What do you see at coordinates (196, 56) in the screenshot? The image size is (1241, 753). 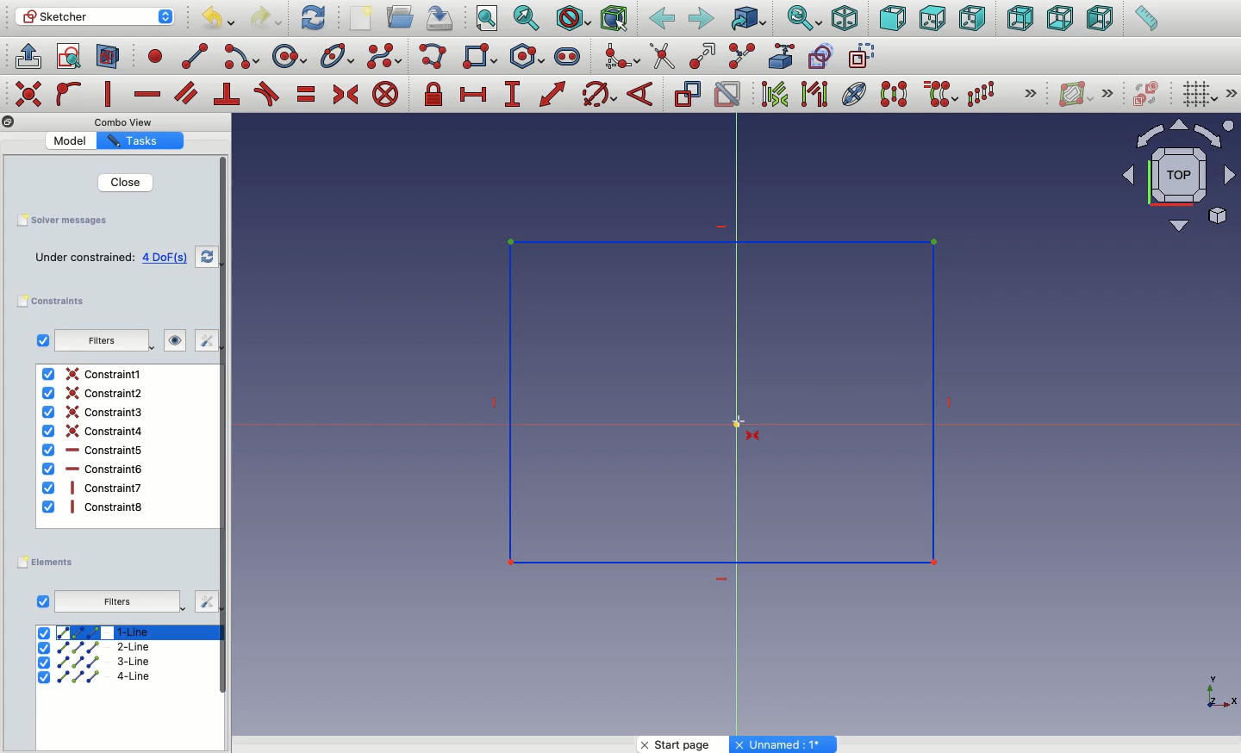 I see `line` at bounding box center [196, 56].